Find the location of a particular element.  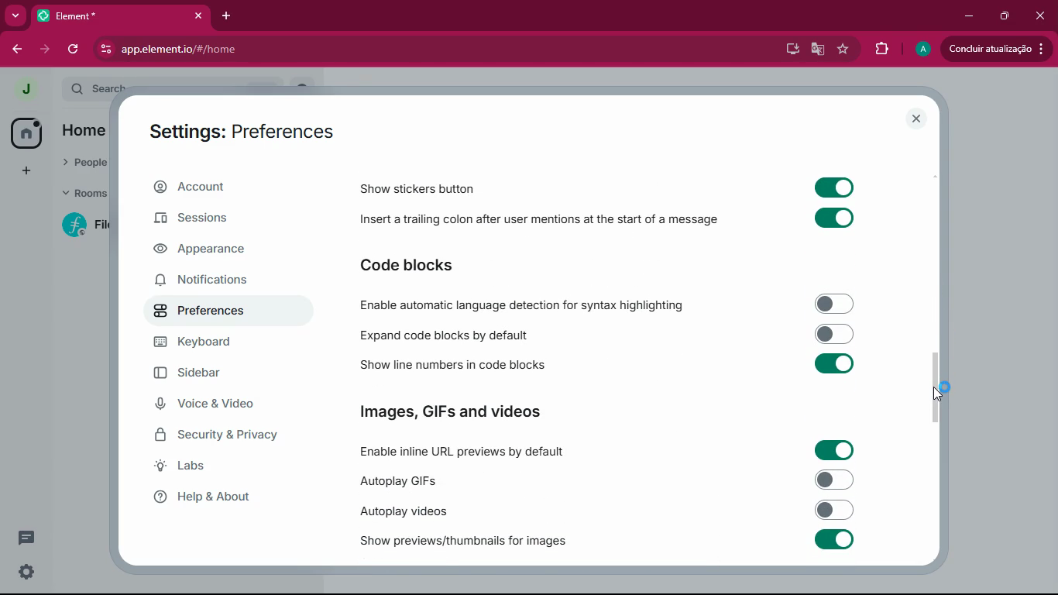

Toggle off is located at coordinates (838, 480).